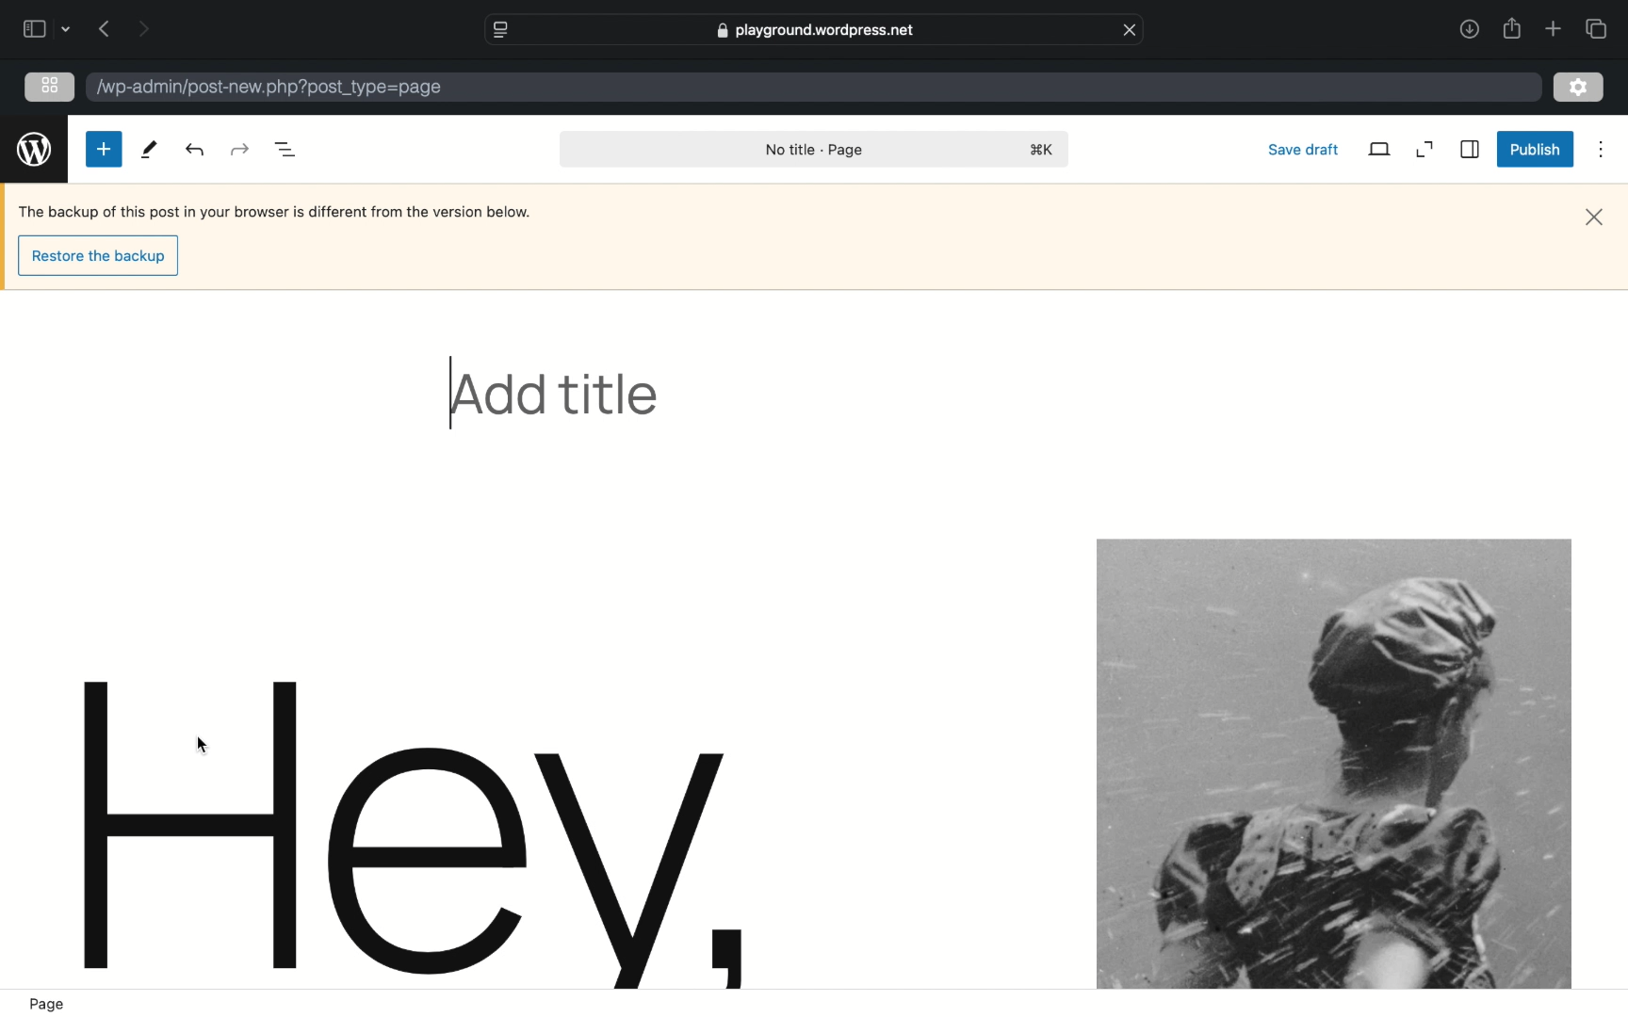 This screenshot has height=1017, width=1628. What do you see at coordinates (194, 151) in the screenshot?
I see `redo` at bounding box center [194, 151].